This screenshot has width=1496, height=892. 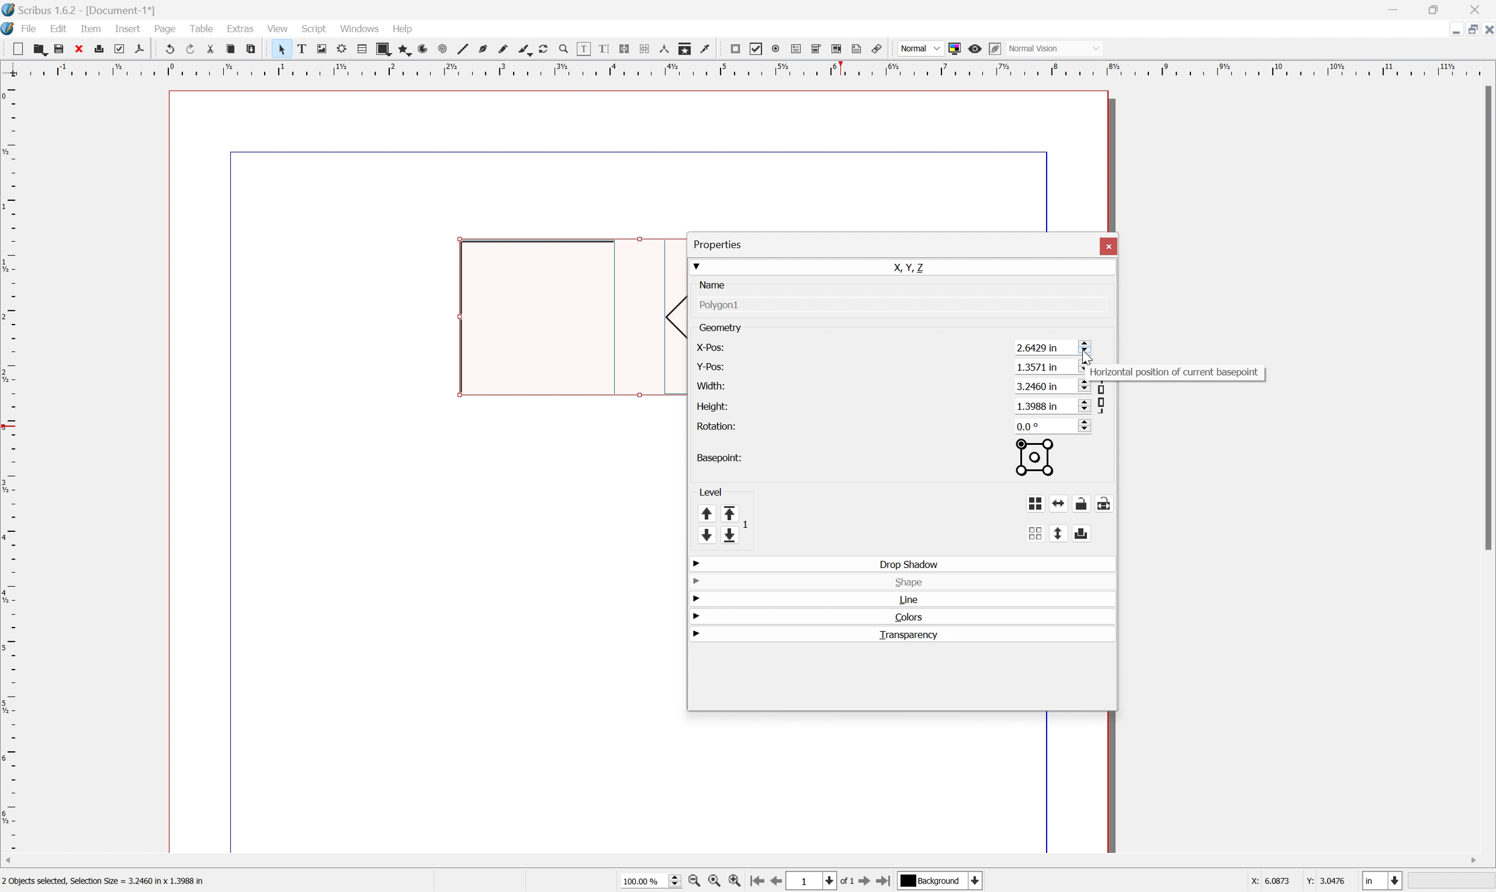 What do you see at coordinates (642, 49) in the screenshot?
I see `unlink text frames` at bounding box center [642, 49].